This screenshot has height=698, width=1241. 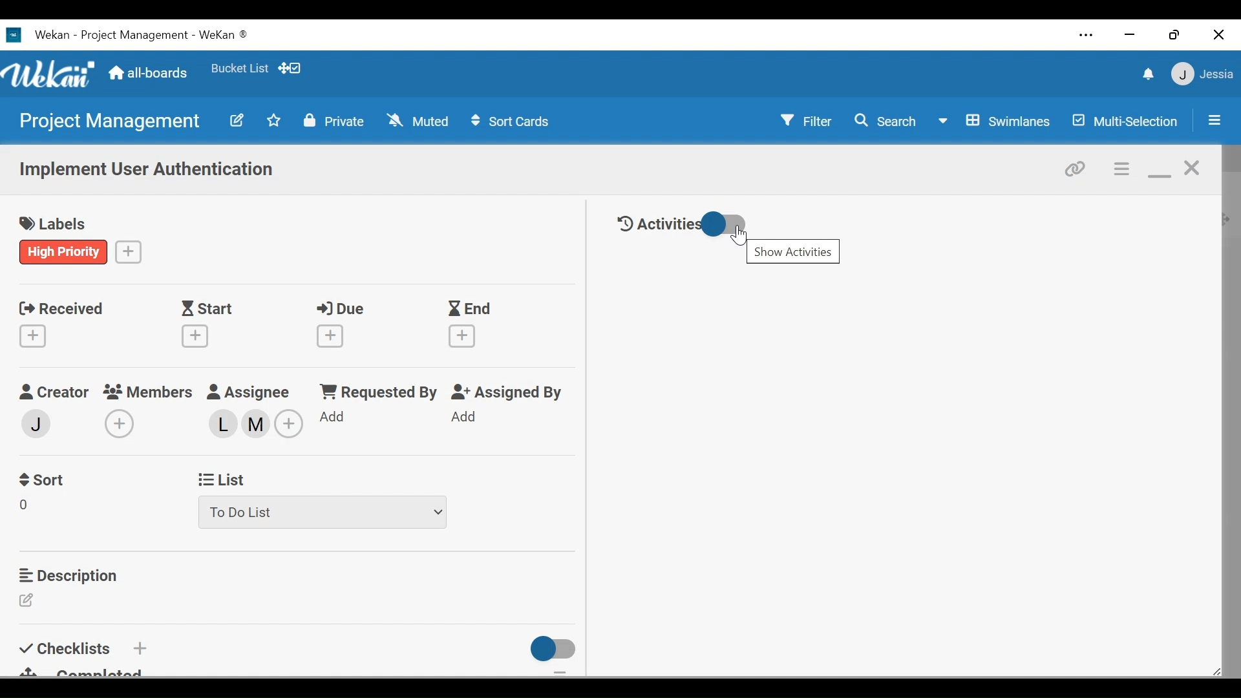 I want to click on close, so click(x=1191, y=167).